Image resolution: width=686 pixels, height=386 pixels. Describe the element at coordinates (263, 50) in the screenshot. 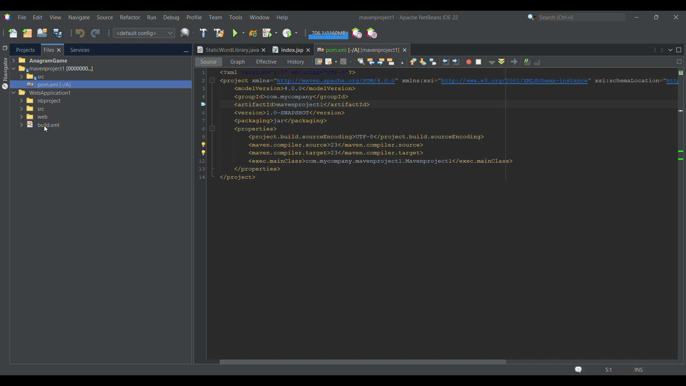

I see `Close tab` at that location.